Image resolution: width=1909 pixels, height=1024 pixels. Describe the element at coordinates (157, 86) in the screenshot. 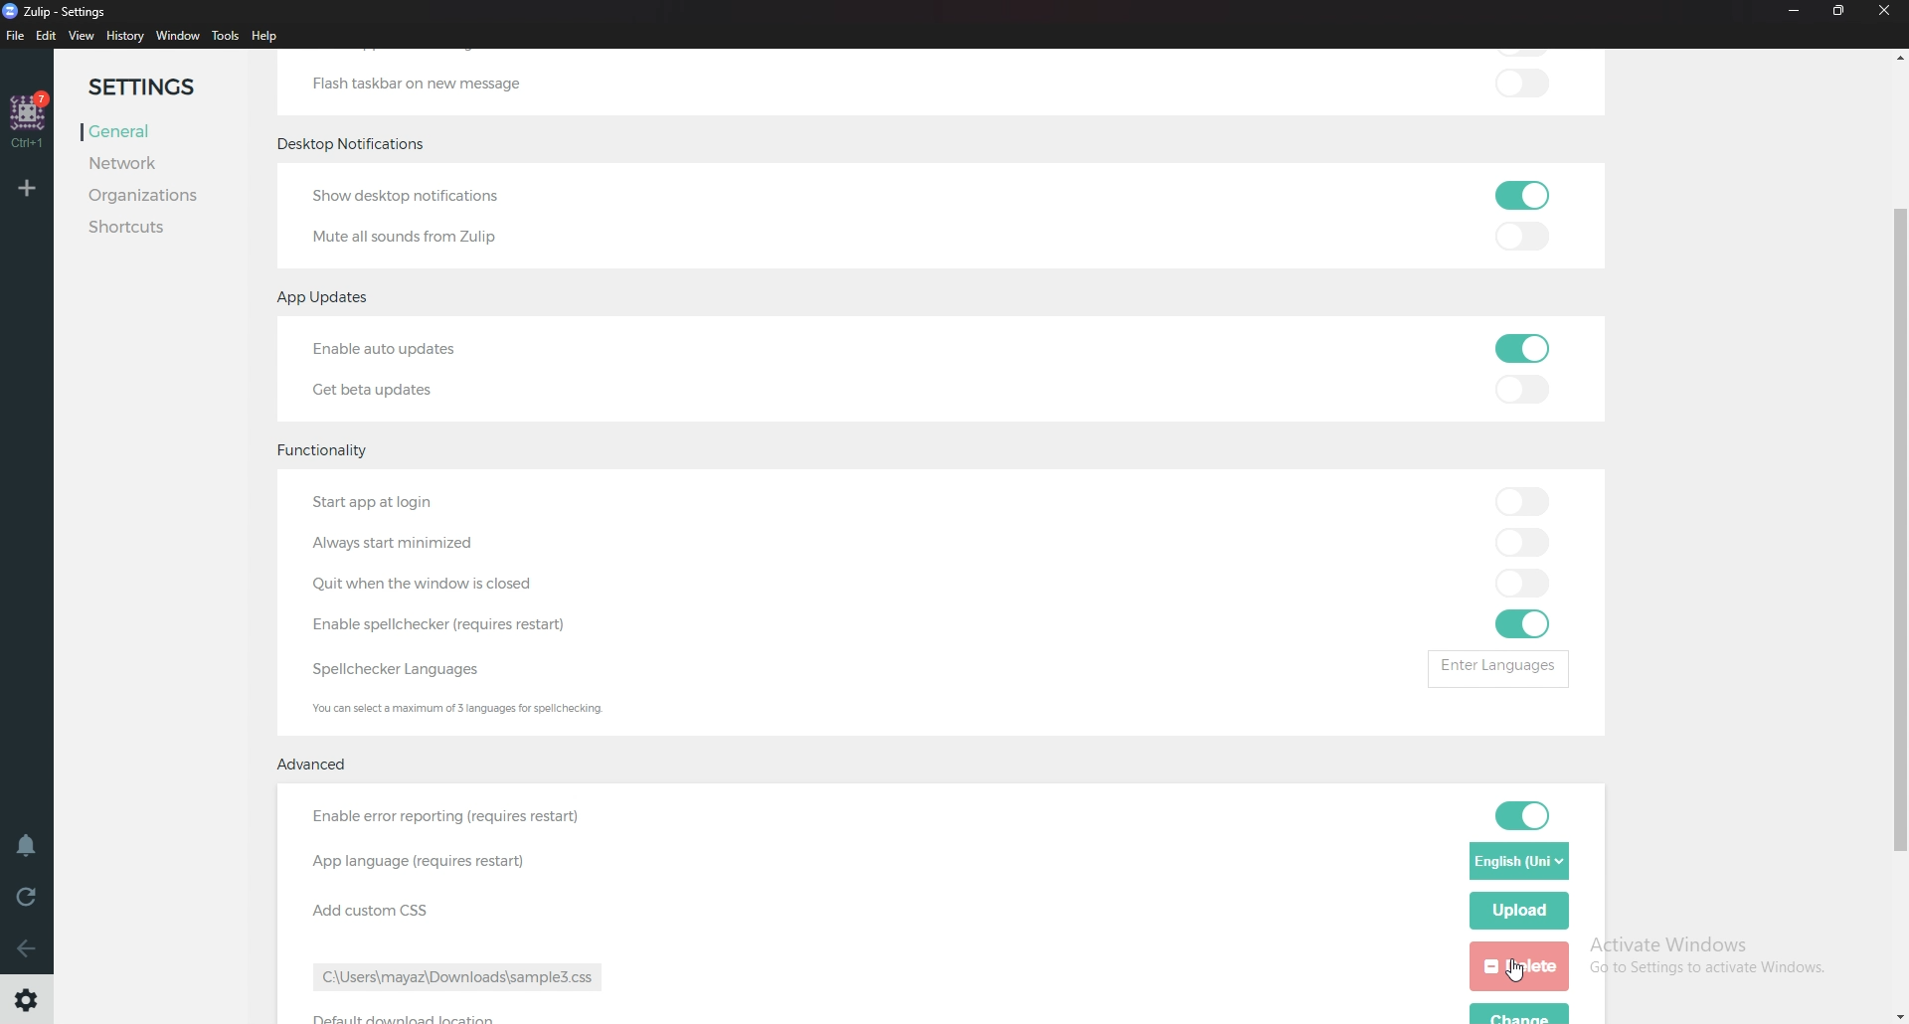

I see `Settings` at that location.